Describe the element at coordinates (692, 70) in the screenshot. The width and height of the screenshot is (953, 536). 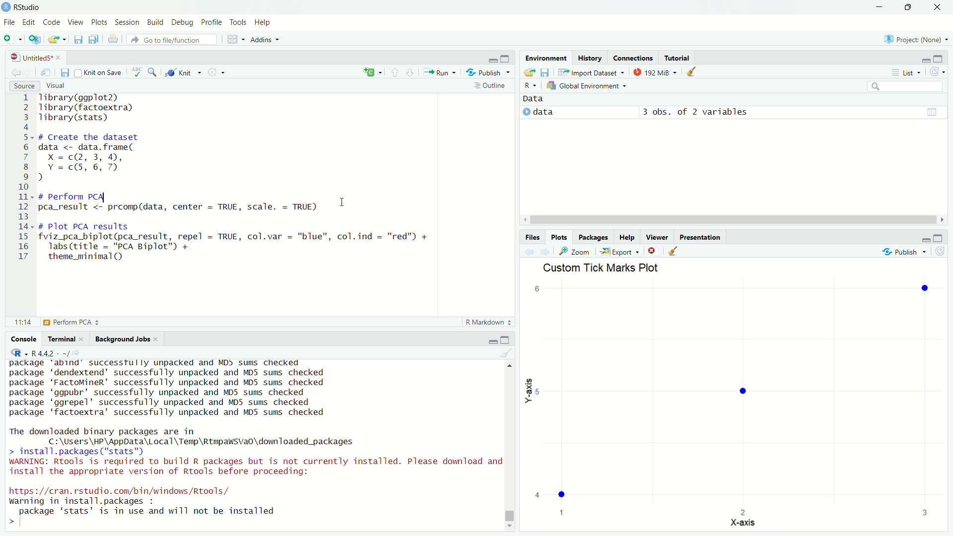
I see `clear all objects` at that location.